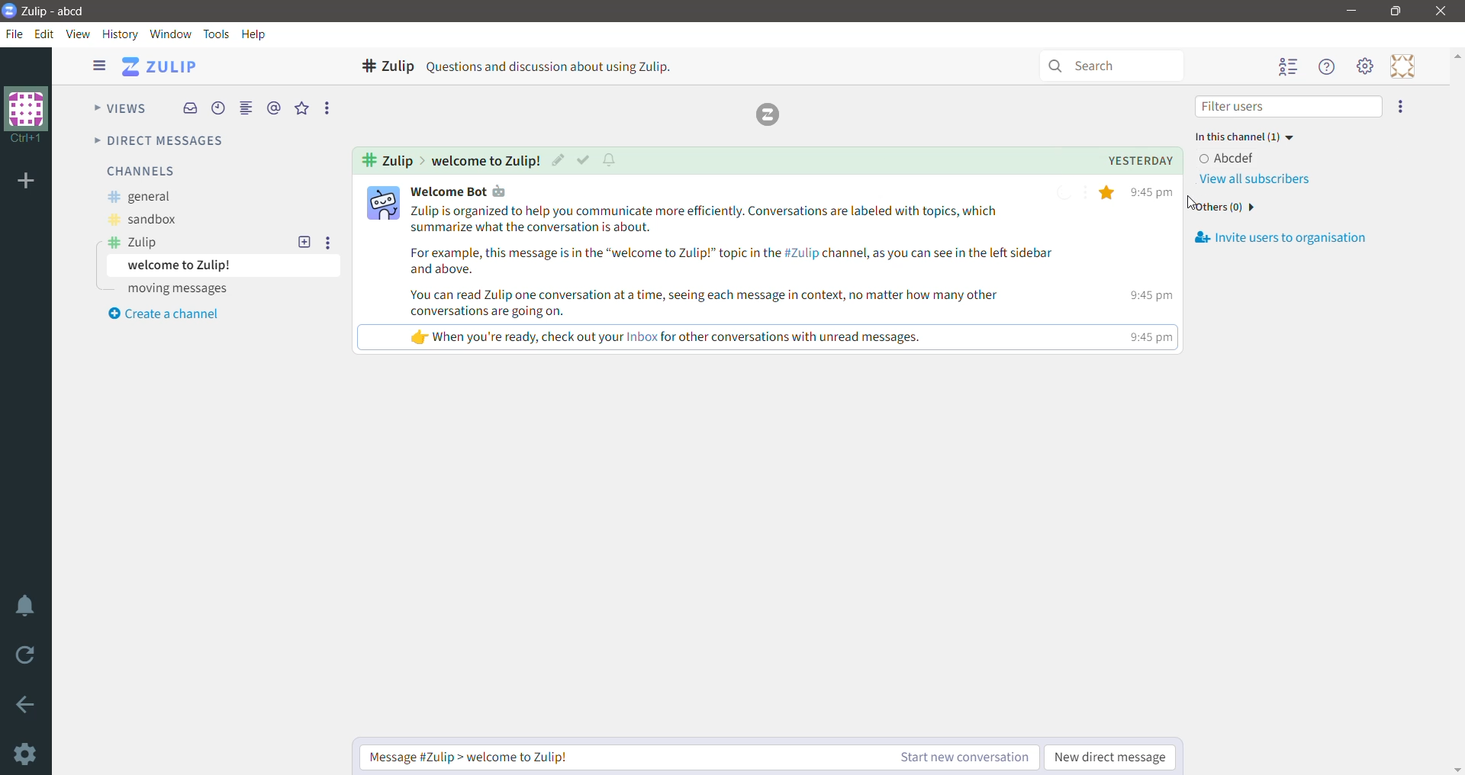 This screenshot has height=775, width=1465. I want to click on Views, so click(120, 106).